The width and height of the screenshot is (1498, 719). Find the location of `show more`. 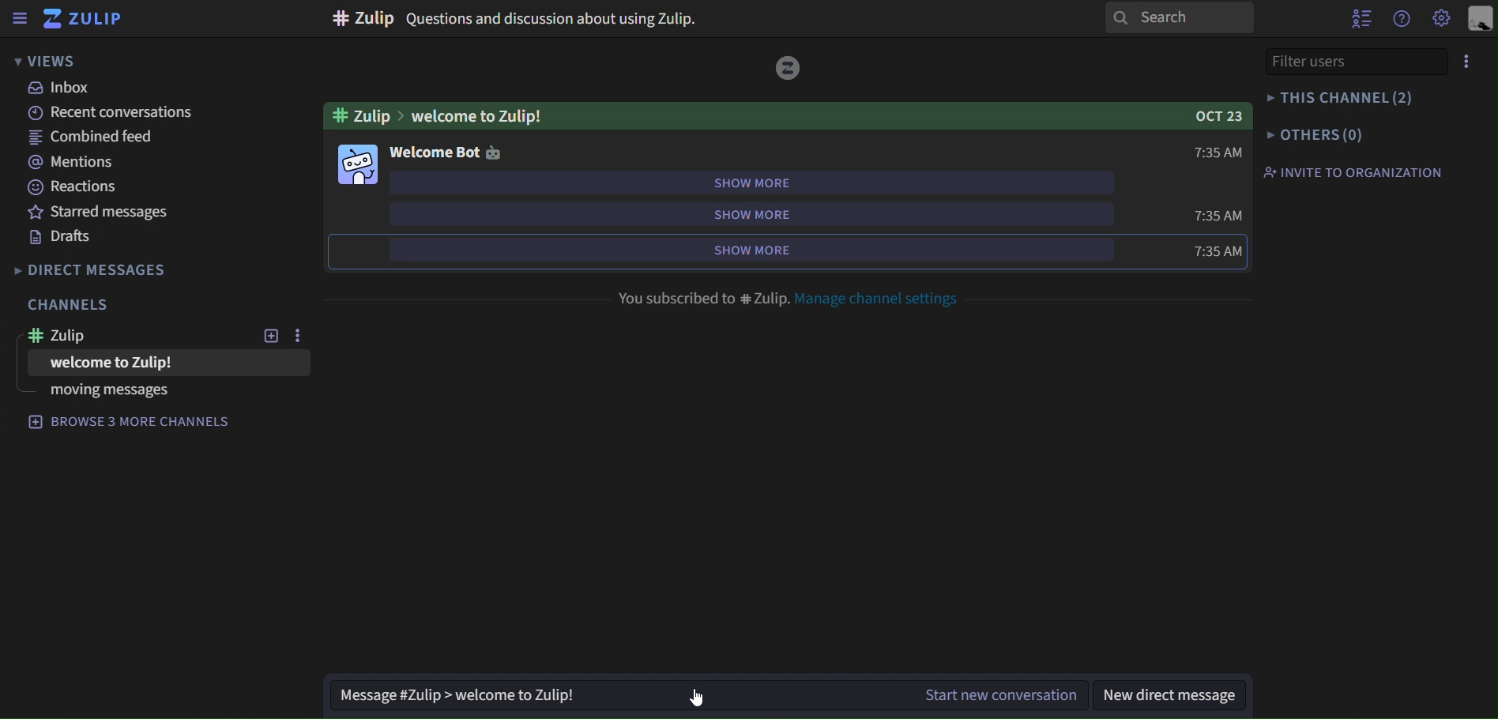

show more is located at coordinates (770, 183).